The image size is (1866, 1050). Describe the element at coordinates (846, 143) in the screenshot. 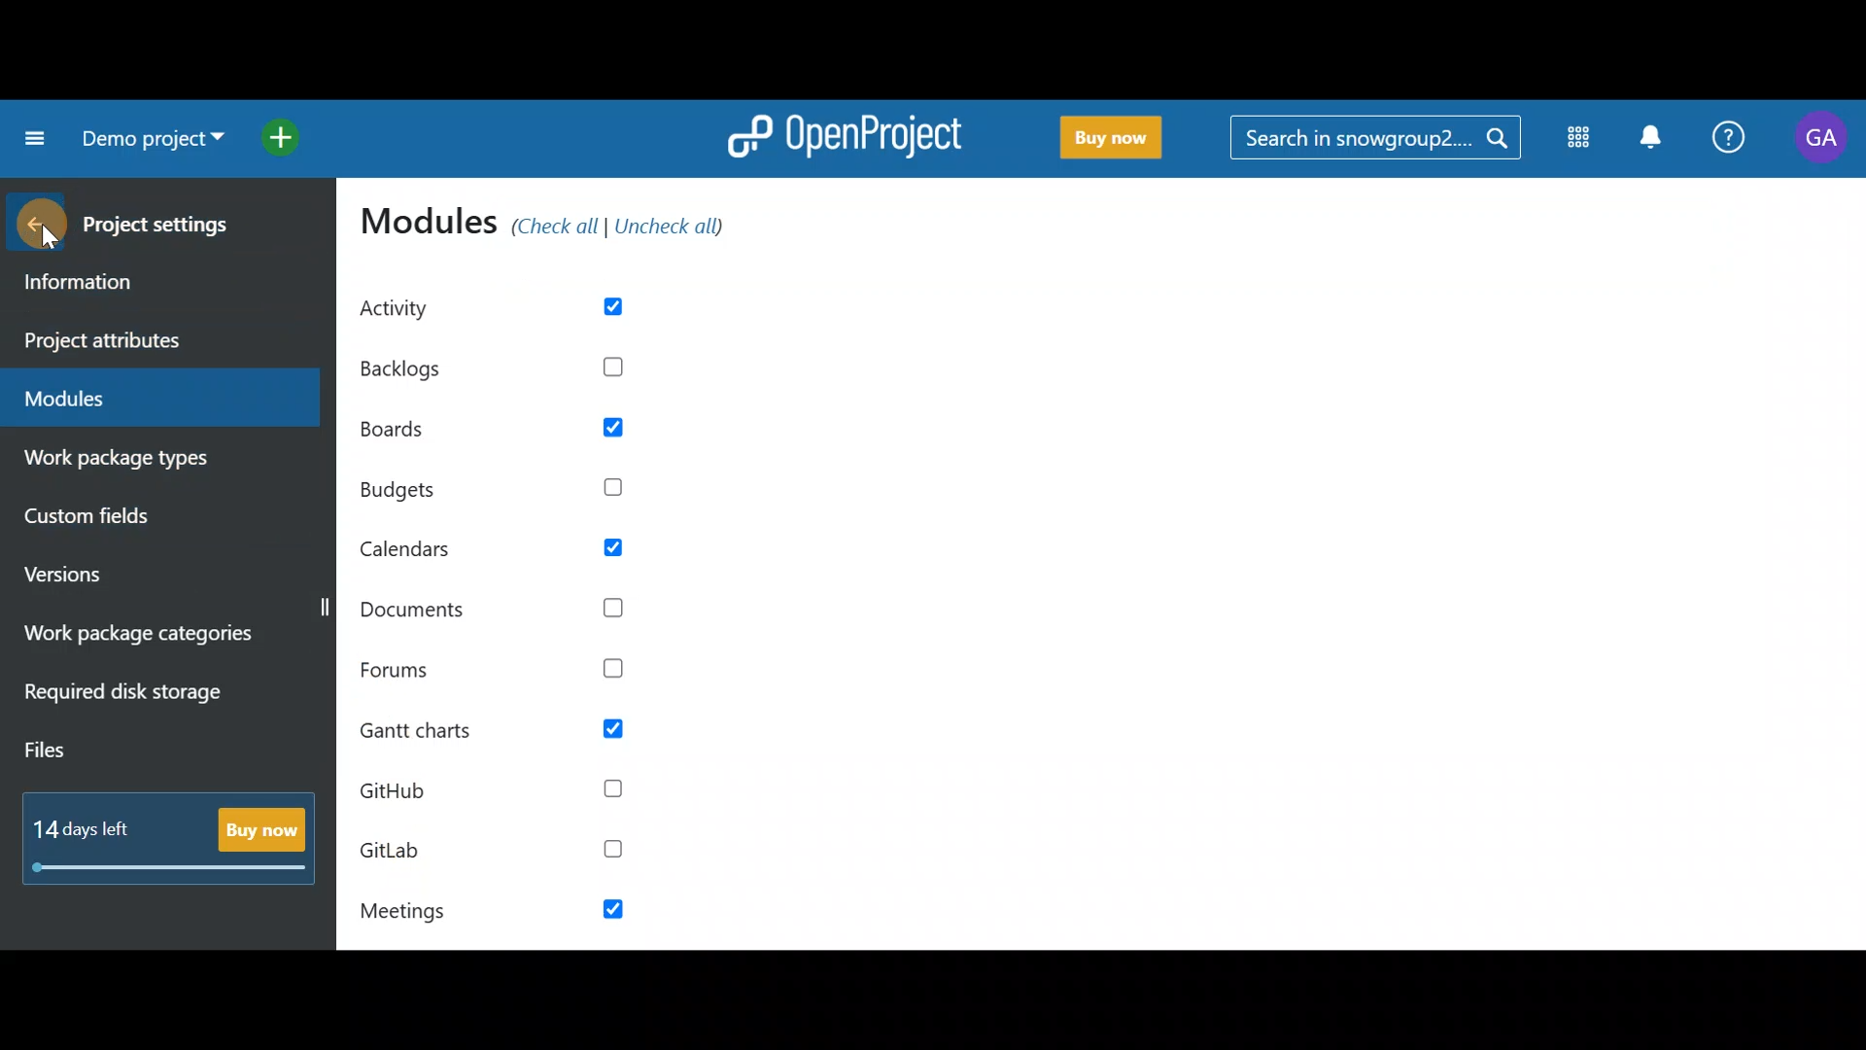

I see `OpenProject` at that location.